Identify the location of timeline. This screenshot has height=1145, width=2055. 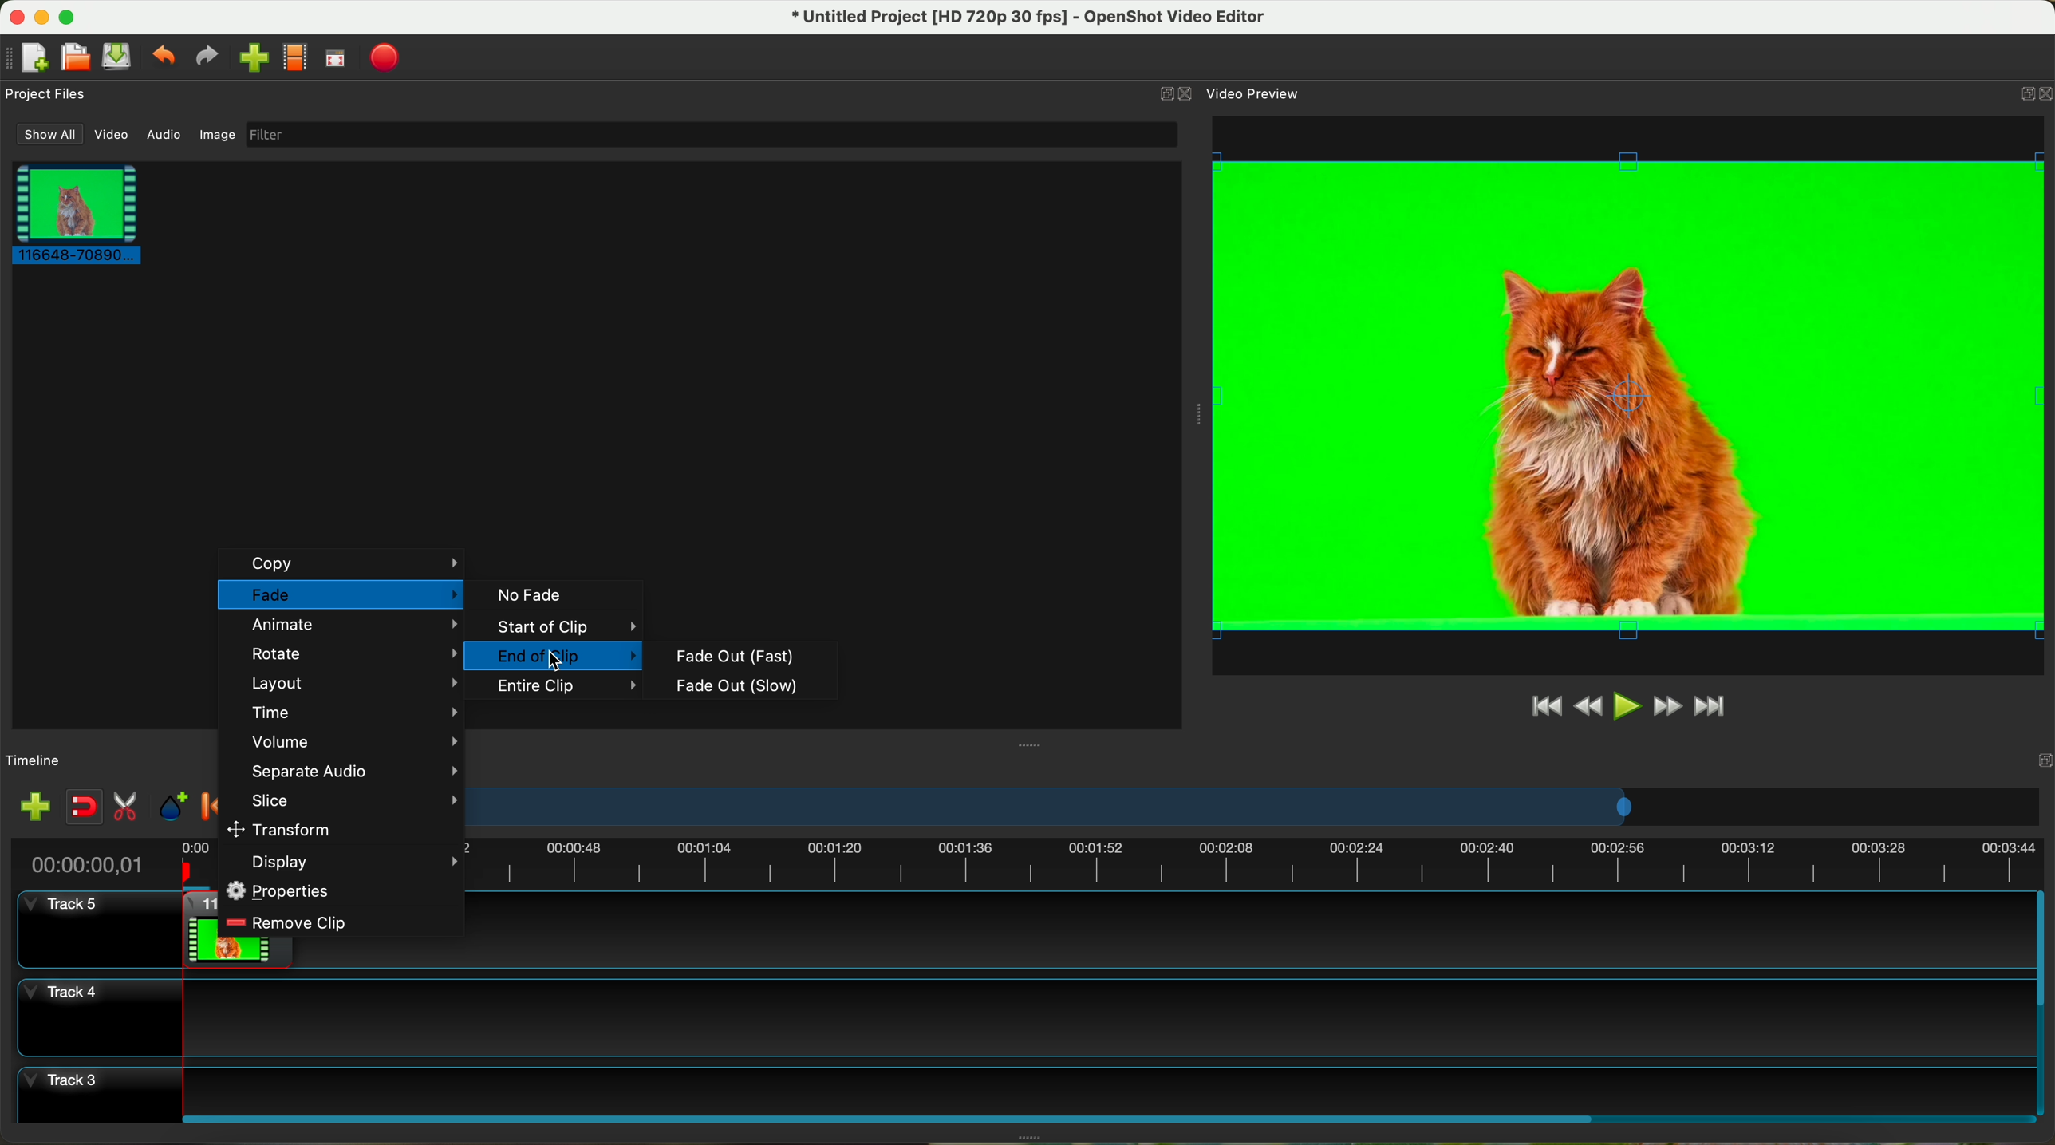
(1259, 866).